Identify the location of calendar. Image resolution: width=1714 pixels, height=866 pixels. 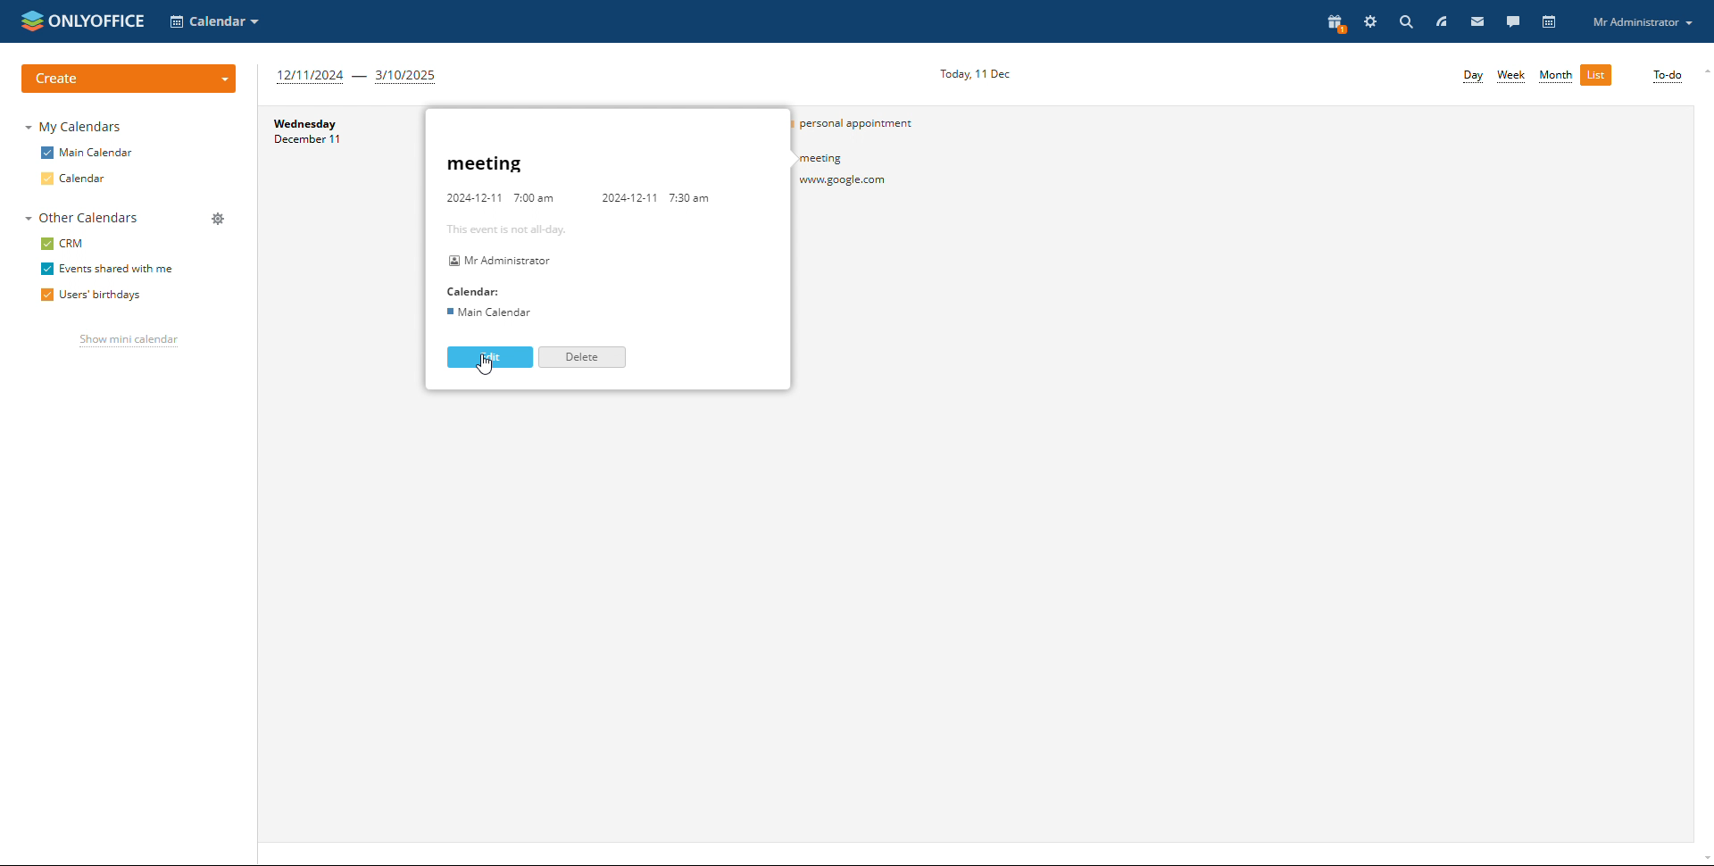
(72, 179).